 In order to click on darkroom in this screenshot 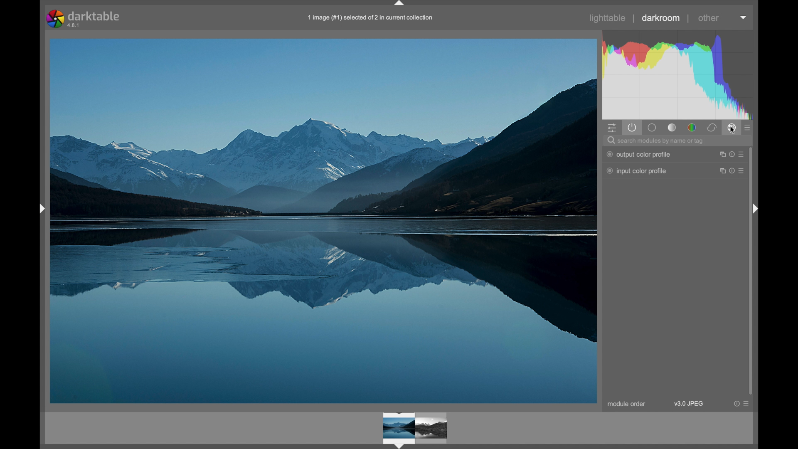, I will do `click(661, 18)`.